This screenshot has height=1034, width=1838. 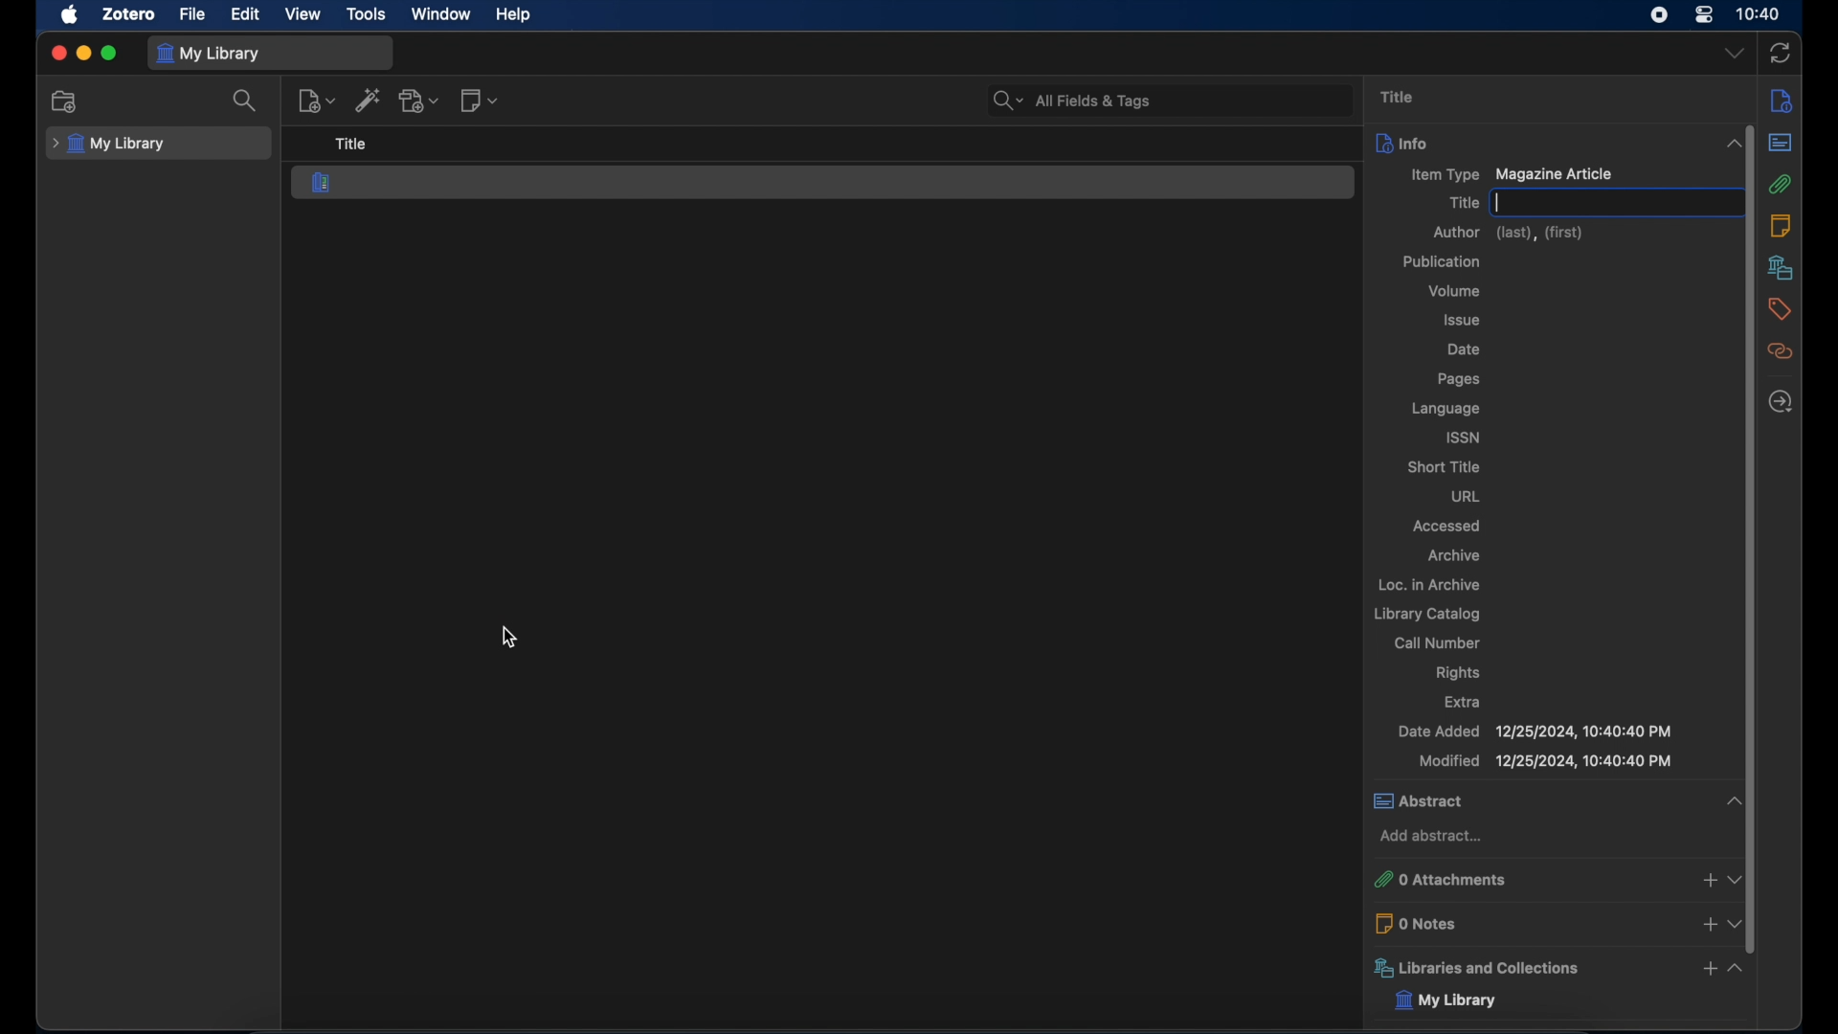 I want to click on language, so click(x=1446, y=409).